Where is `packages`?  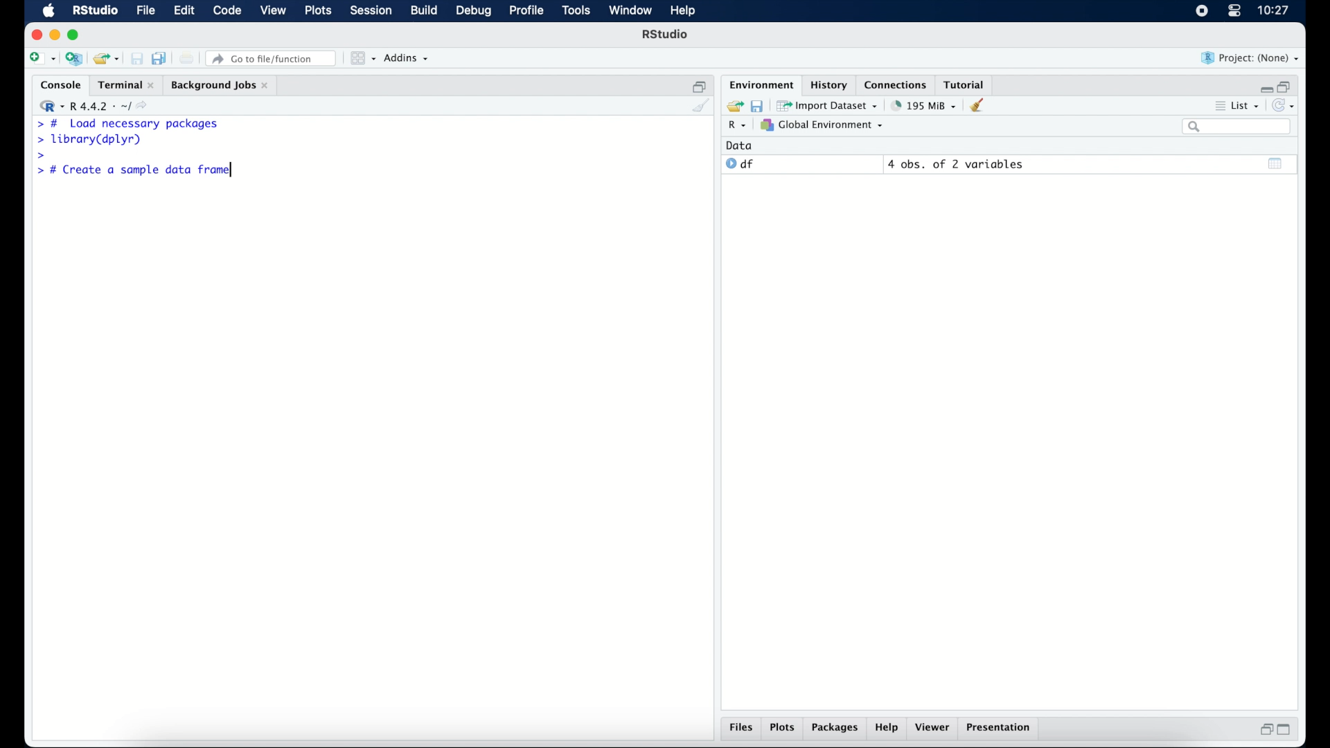 packages is located at coordinates (835, 729).